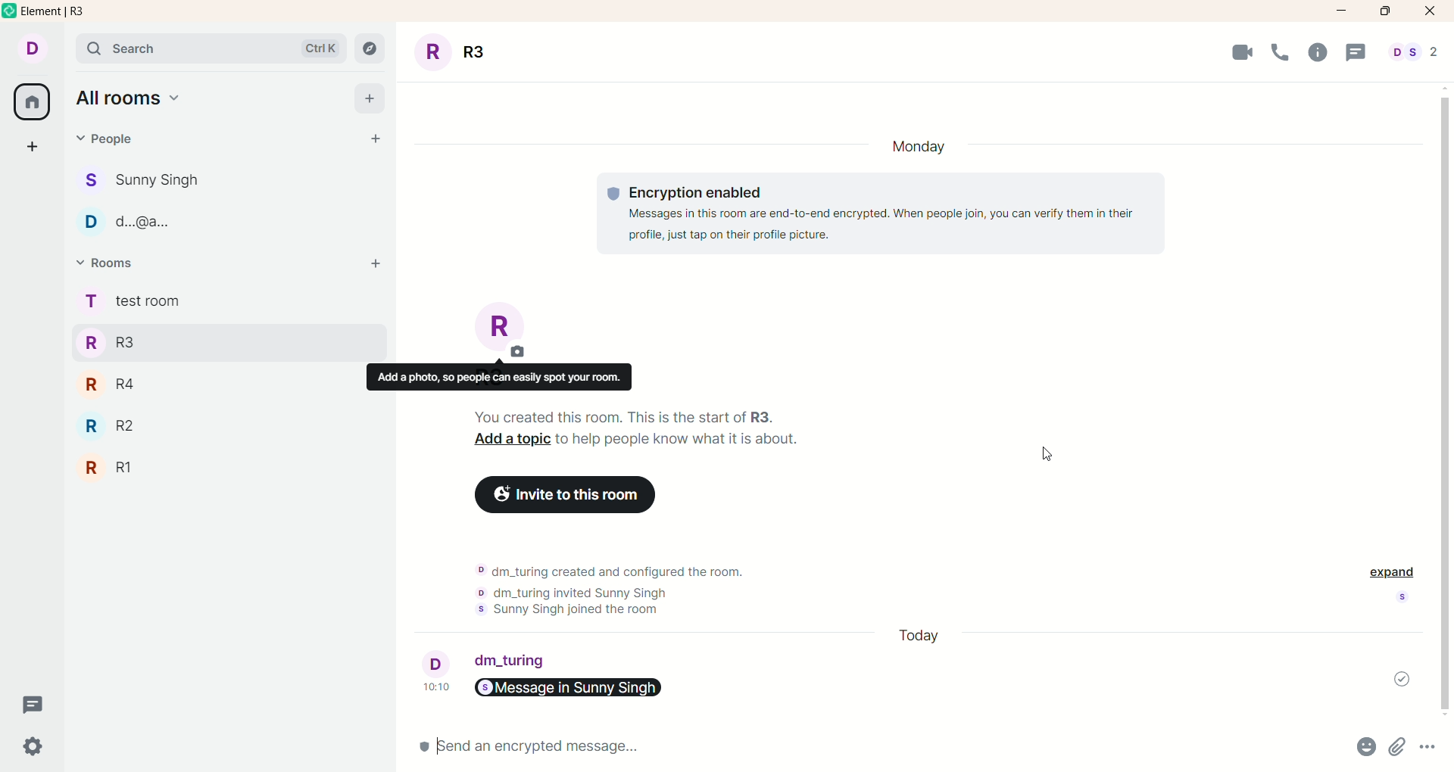  What do you see at coordinates (566, 496) in the screenshot?
I see `invite to this room` at bounding box center [566, 496].